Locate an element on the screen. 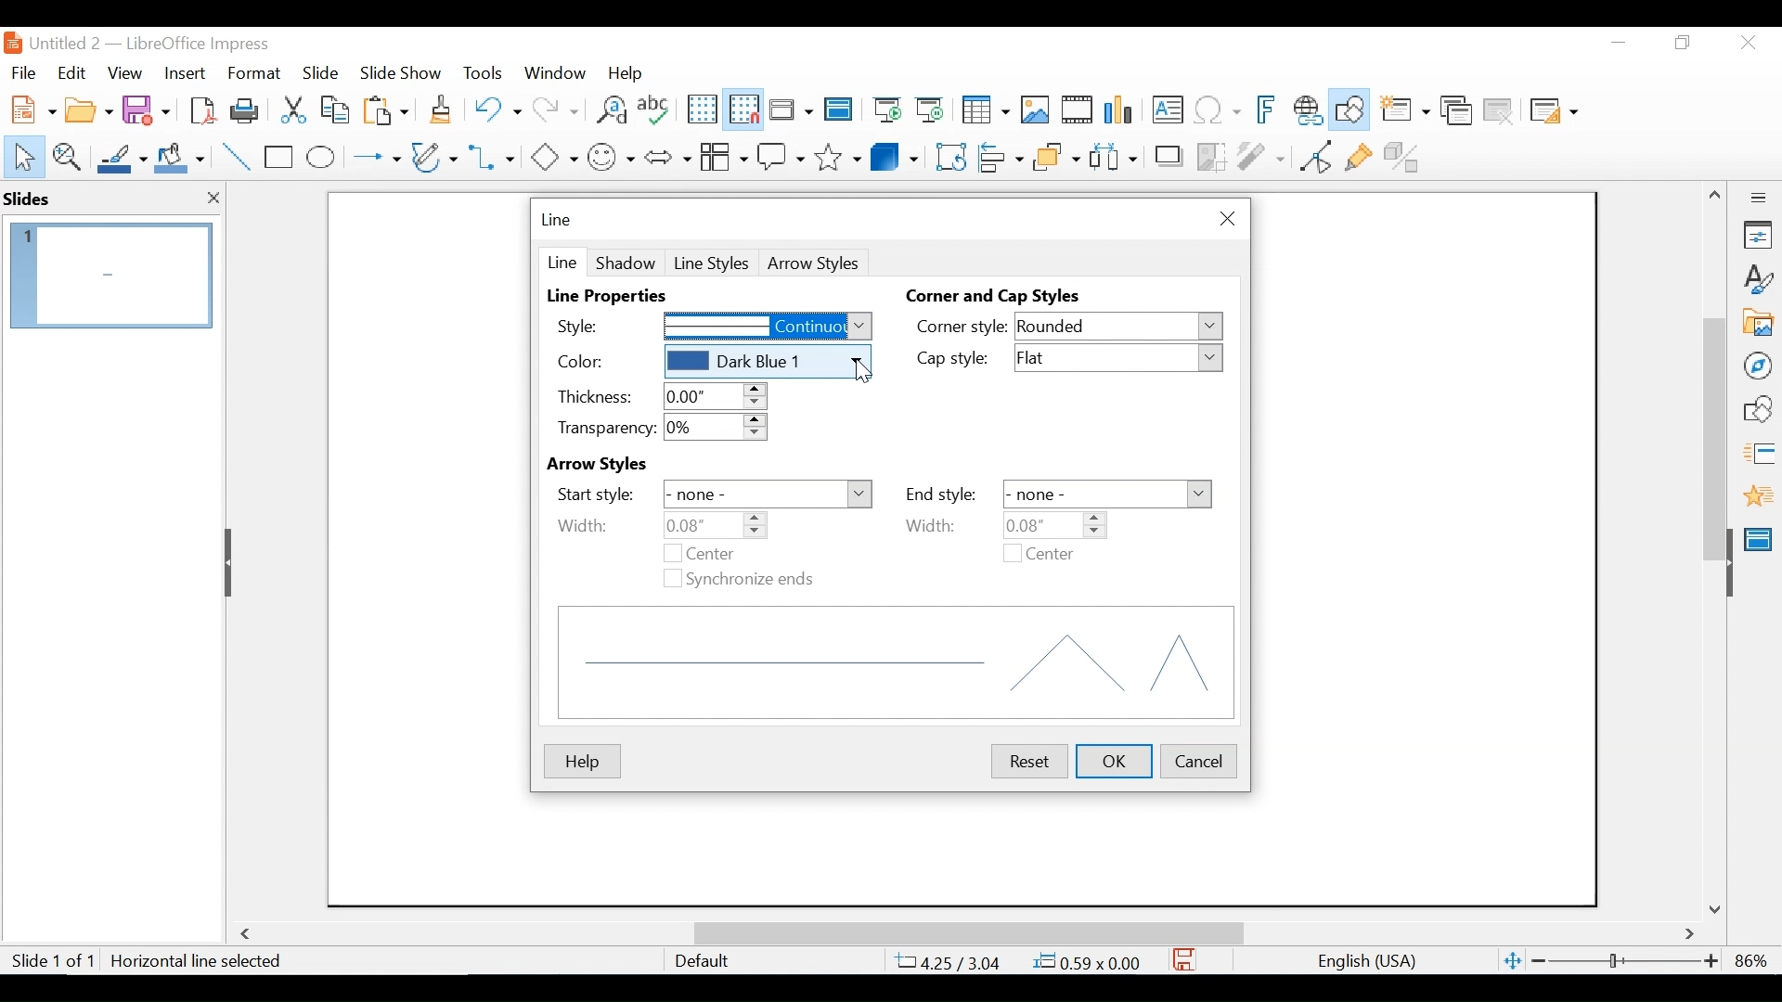  Horizontal Scrollbar is located at coordinates (967, 932).